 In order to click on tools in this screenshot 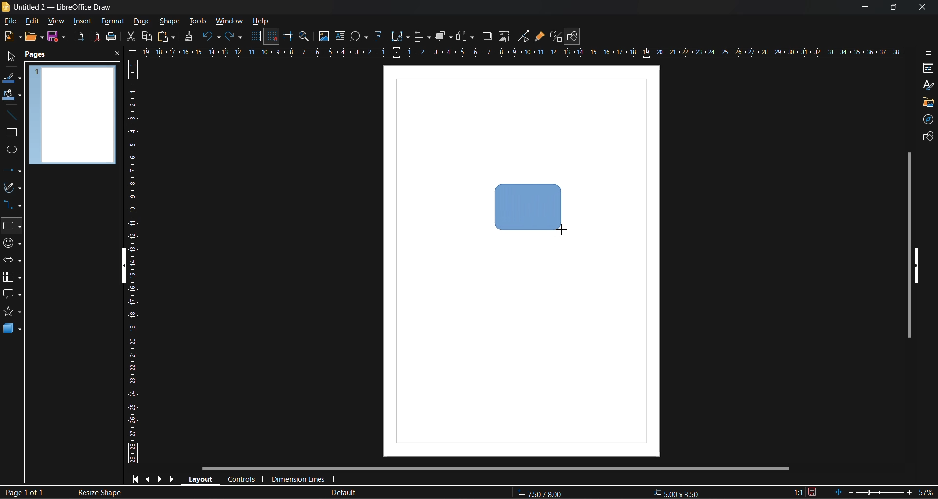, I will do `click(200, 22)`.